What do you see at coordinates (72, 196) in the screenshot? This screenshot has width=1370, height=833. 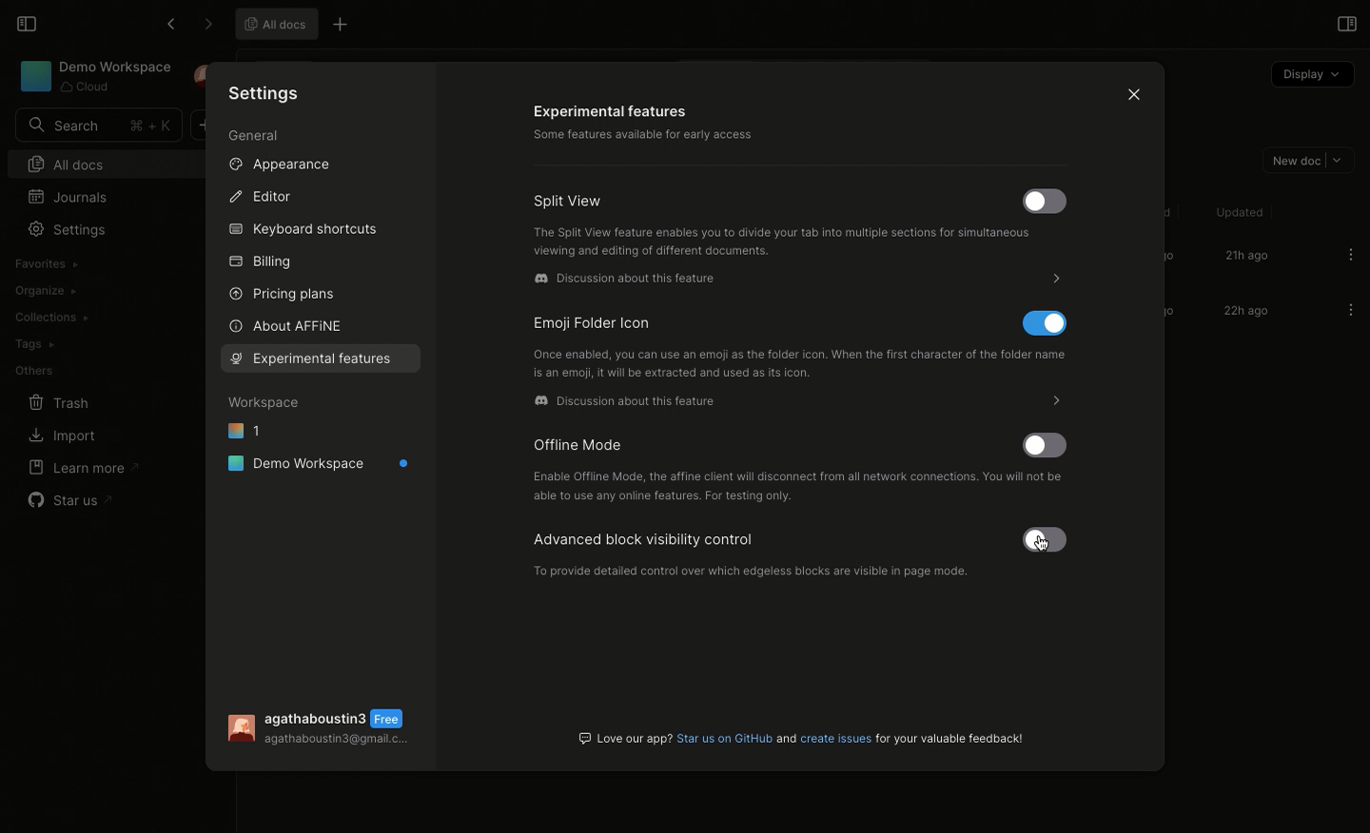 I see `Journals` at bounding box center [72, 196].